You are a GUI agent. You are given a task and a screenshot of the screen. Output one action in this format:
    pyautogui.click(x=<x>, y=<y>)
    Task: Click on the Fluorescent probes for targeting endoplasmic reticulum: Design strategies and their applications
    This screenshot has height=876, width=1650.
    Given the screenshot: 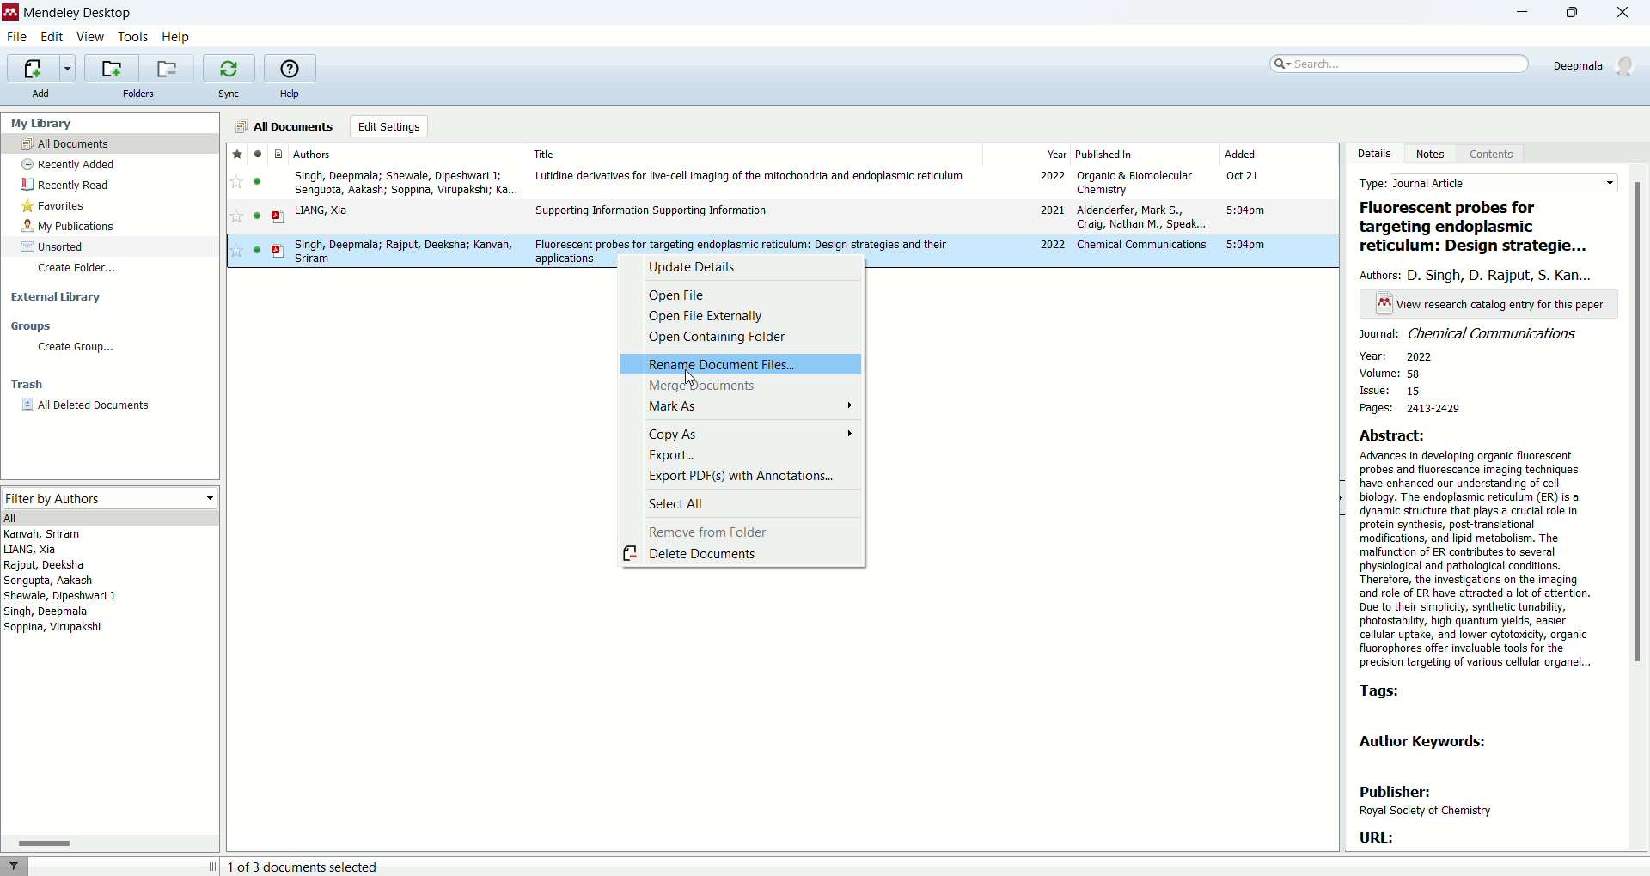 What is the action you would take?
    pyautogui.click(x=742, y=244)
    